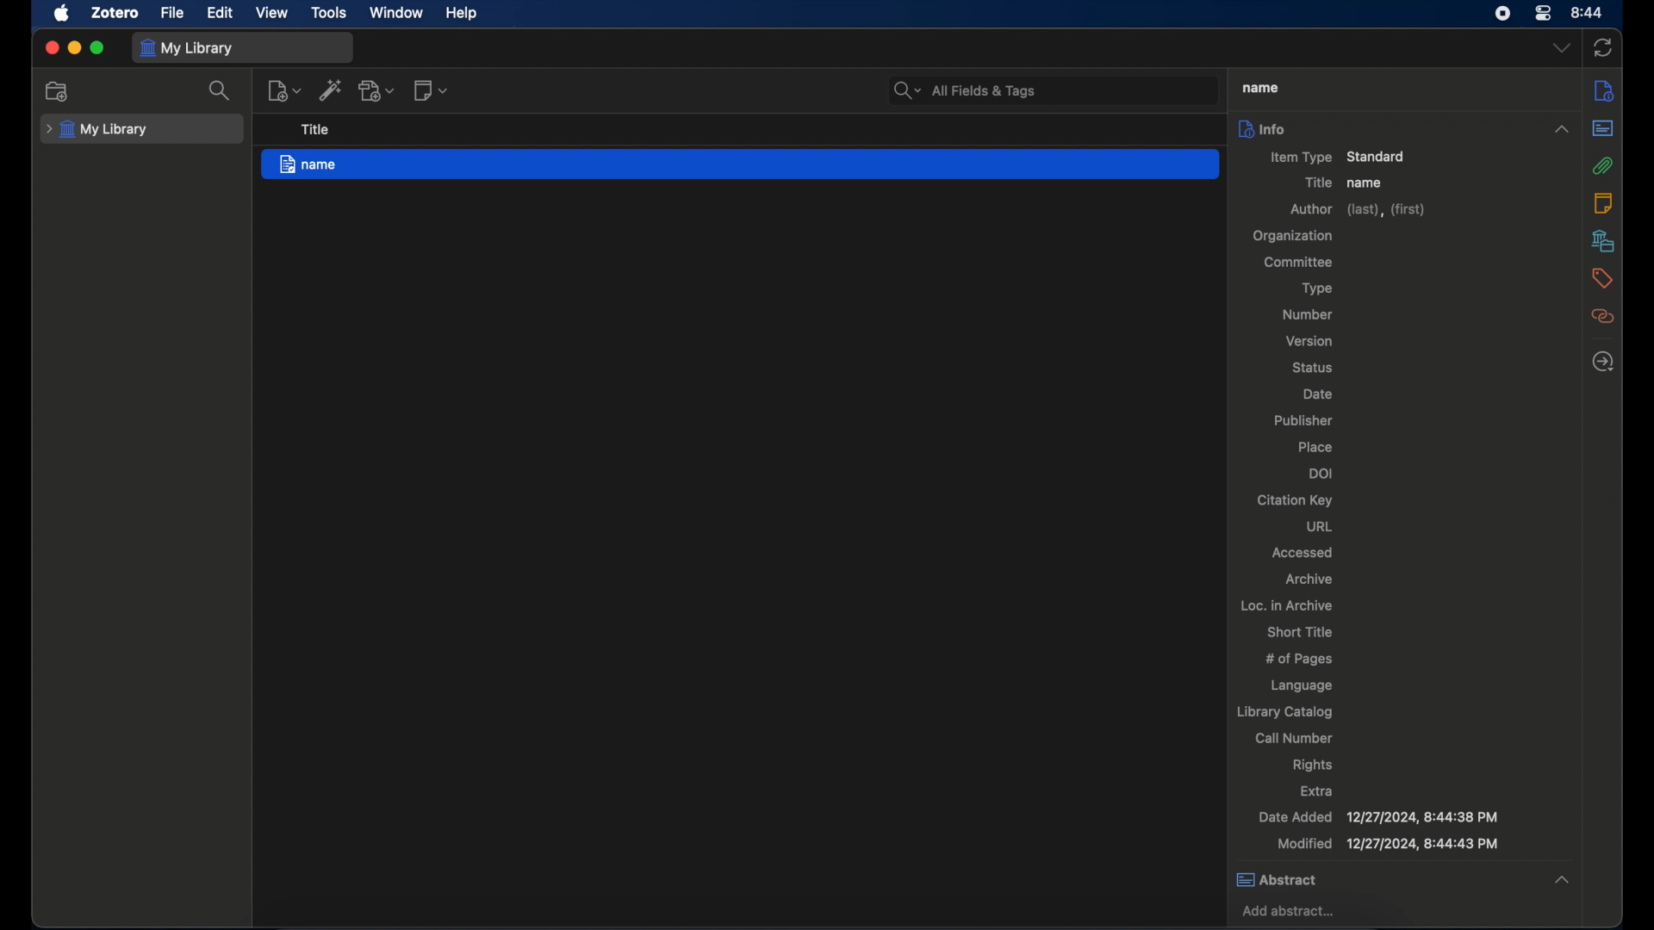 The width and height of the screenshot is (1654, 930). Describe the element at coordinates (77, 47) in the screenshot. I see `minimize` at that location.